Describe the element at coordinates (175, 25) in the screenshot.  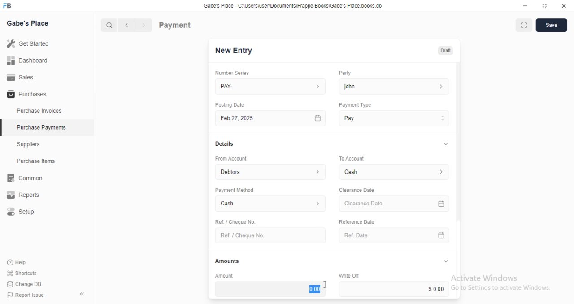
I see `Payment` at that location.